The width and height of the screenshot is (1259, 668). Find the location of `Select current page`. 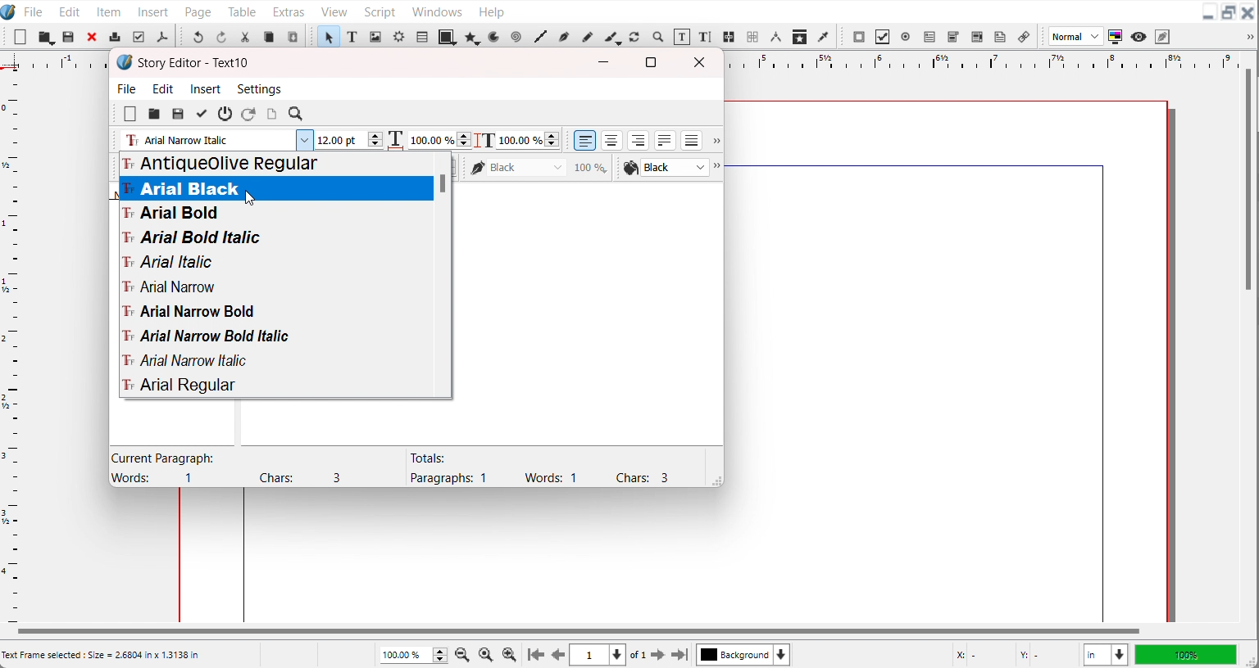

Select current page is located at coordinates (598, 655).